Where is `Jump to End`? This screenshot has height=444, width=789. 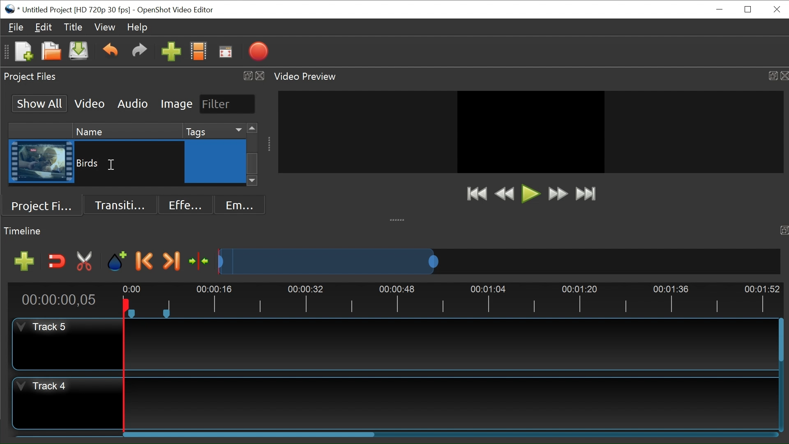
Jump to End is located at coordinates (586, 195).